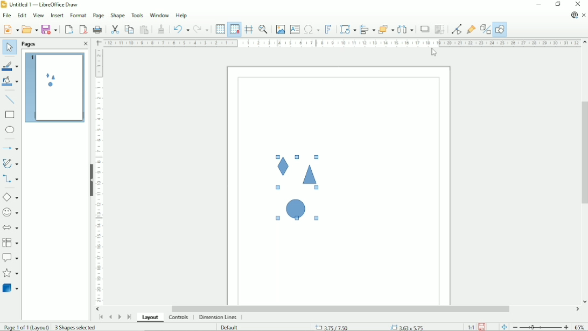 Image resolution: width=588 pixels, height=331 pixels. What do you see at coordinates (53, 88) in the screenshot?
I see `Preview` at bounding box center [53, 88].